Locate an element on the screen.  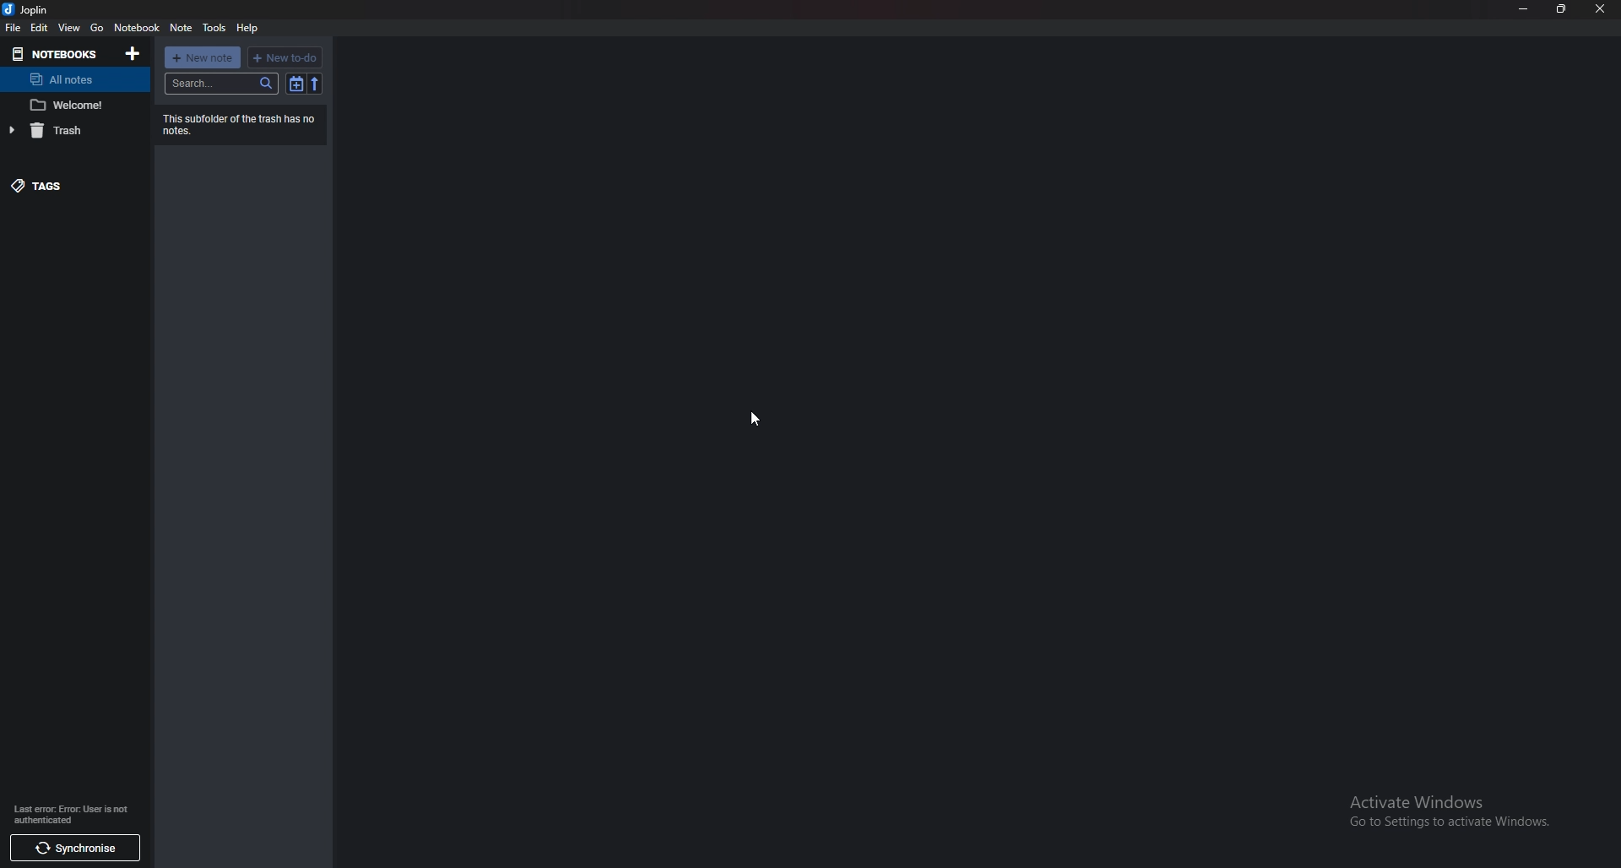
Tools is located at coordinates (215, 28).